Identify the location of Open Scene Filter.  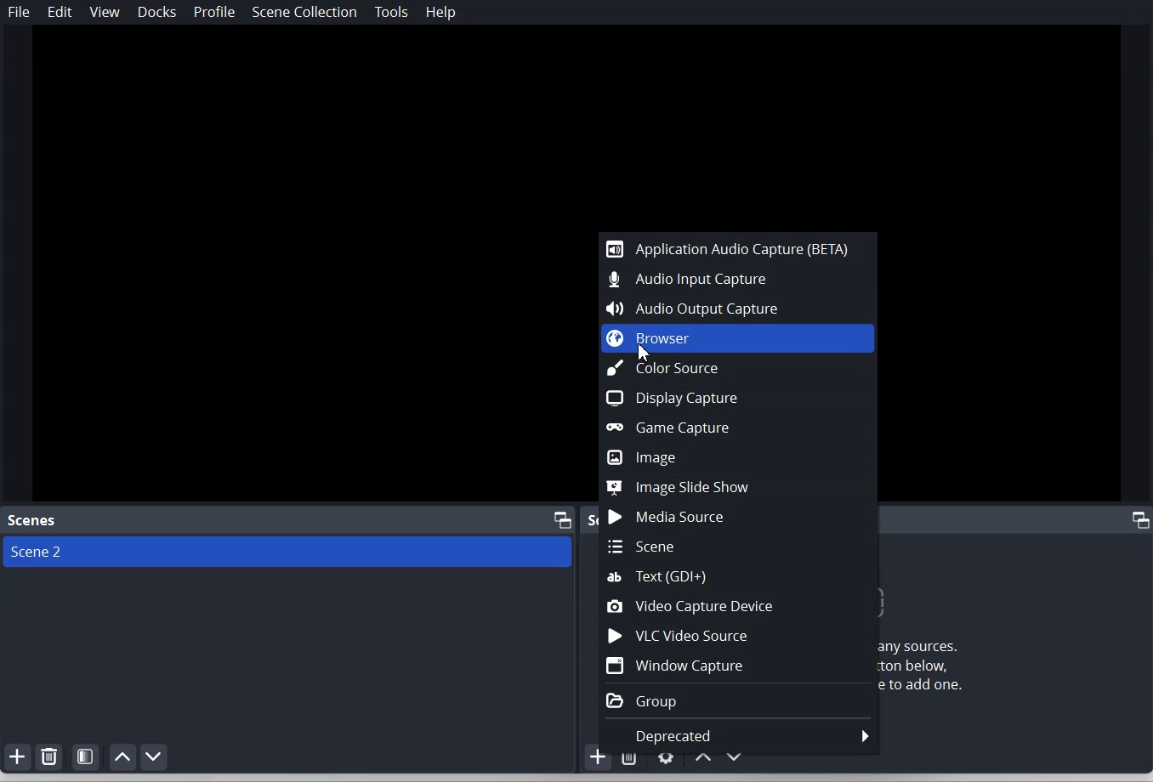
(87, 756).